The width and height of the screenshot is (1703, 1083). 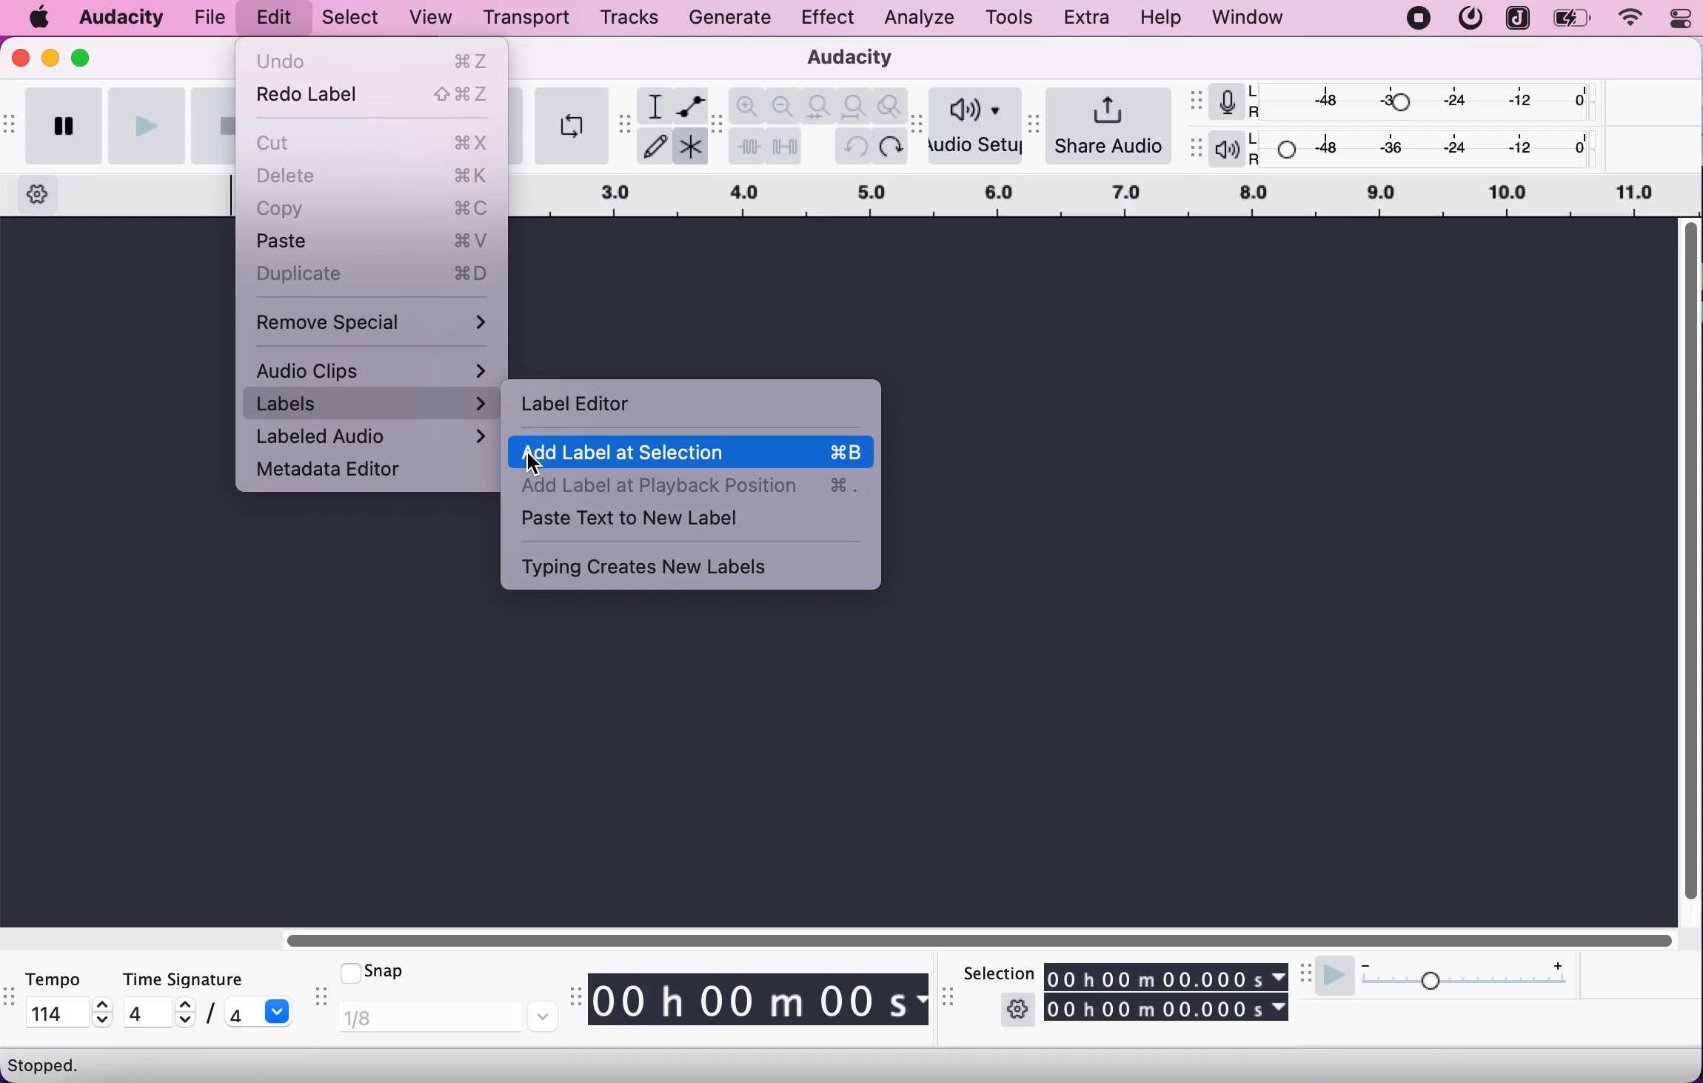 I want to click on timeline options, so click(x=39, y=196).